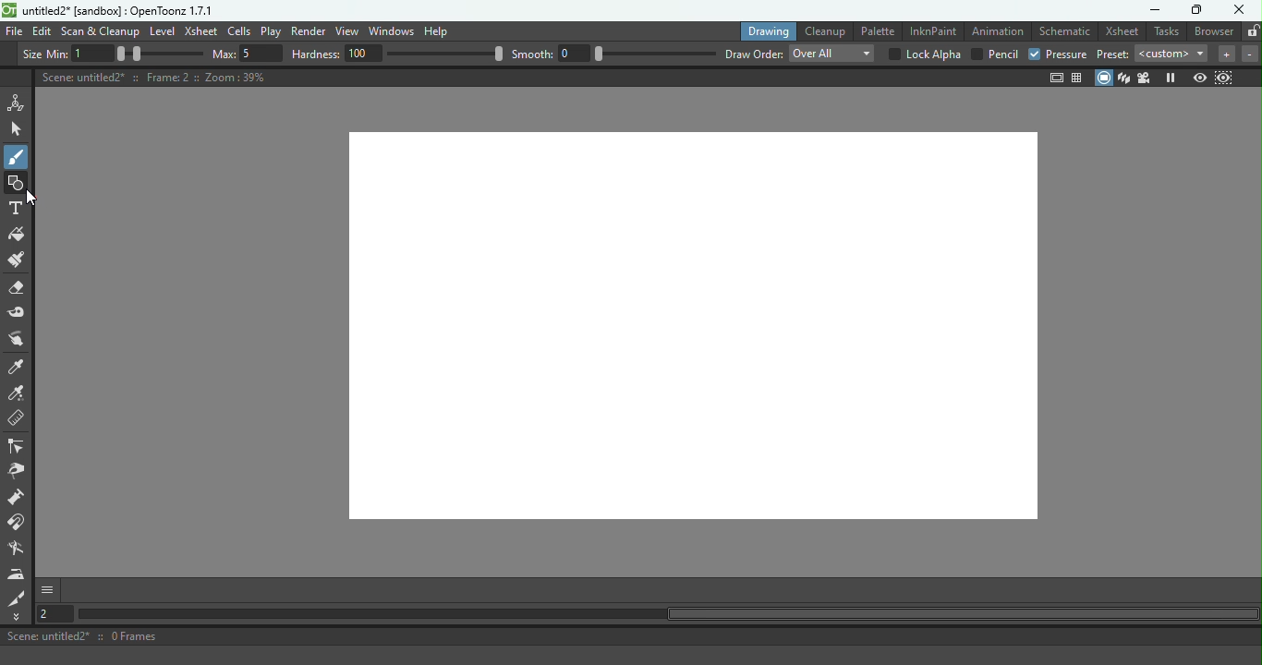 The width and height of the screenshot is (1262, 665). I want to click on Canvas, so click(704, 331).